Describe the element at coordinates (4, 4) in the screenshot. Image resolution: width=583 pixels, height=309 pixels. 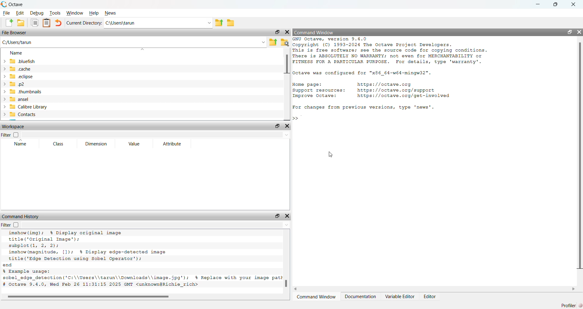
I see `octave logo` at that location.